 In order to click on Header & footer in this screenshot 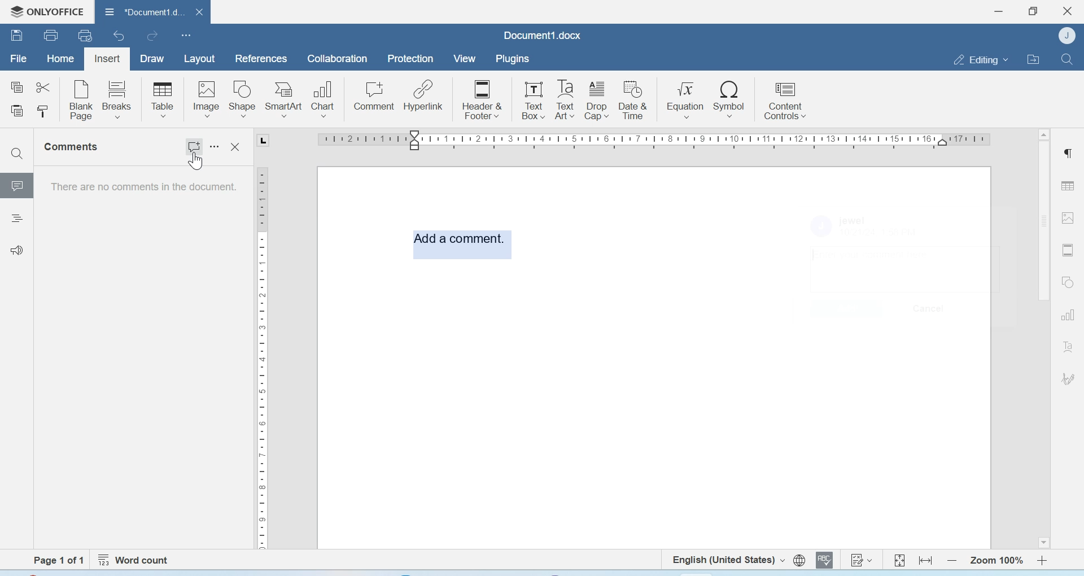, I will do `click(1068, 250)`.